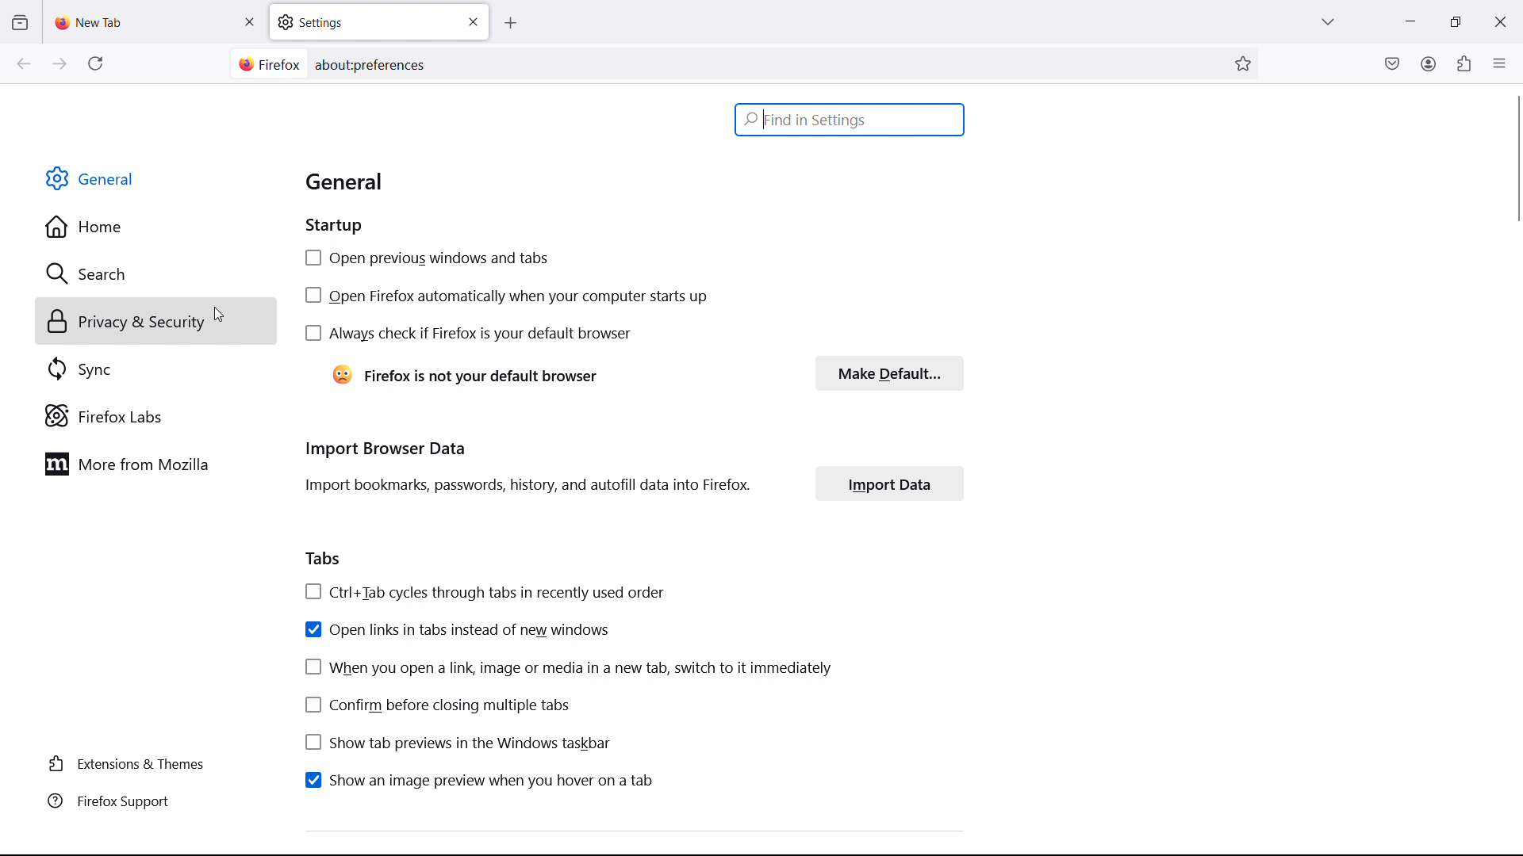 The width and height of the screenshot is (1523, 856). Describe the element at coordinates (440, 704) in the screenshot. I see `confirm before closing multiple tabs checkbox` at that location.